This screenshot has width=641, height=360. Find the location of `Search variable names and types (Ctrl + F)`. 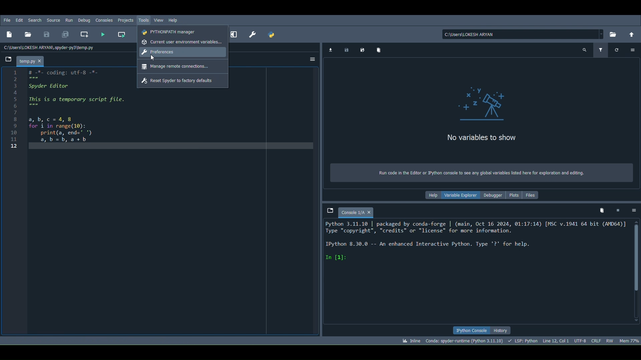

Search variable names and types (Ctrl + F) is located at coordinates (585, 50).